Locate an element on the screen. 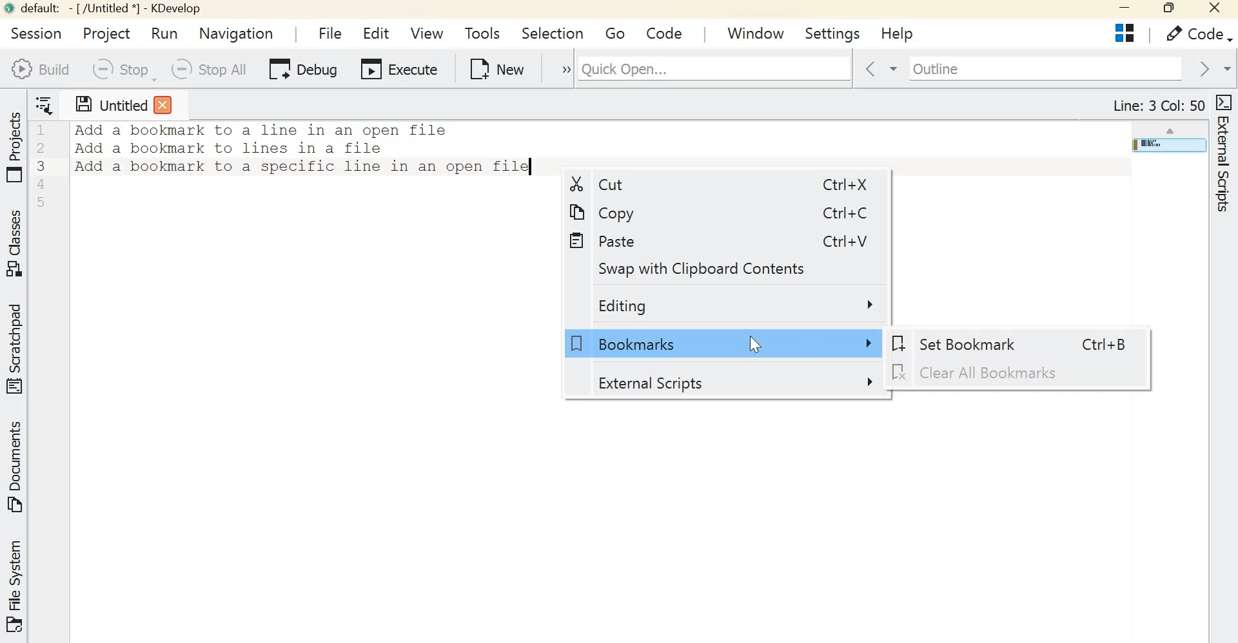 Image resolution: width=1238 pixels, height=643 pixels. Close is located at coordinates (1216, 10).